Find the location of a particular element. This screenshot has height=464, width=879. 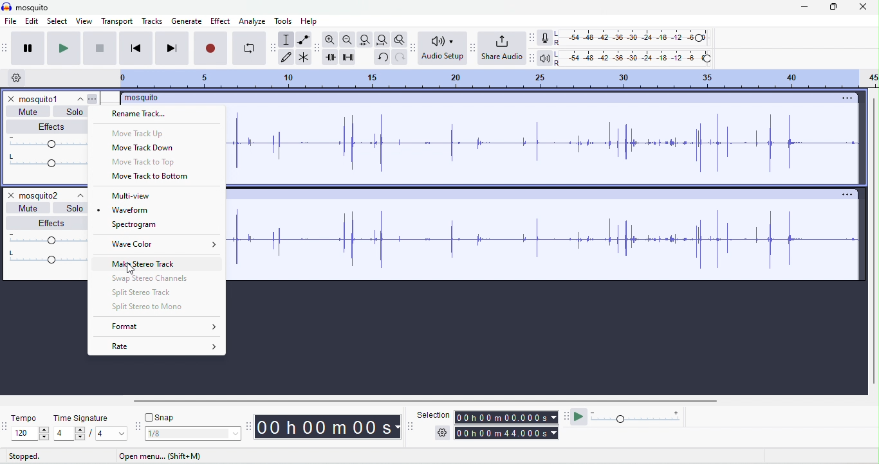

solo is located at coordinates (74, 209).